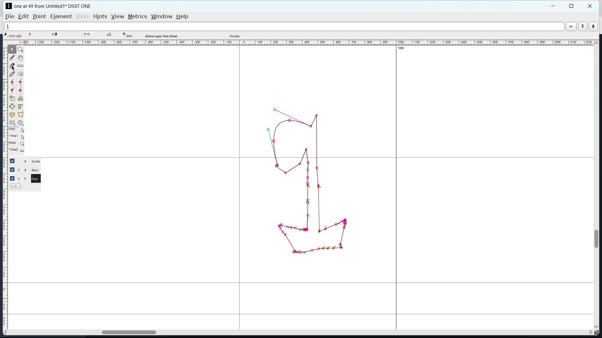  I want to click on measurendistance, angle between points, so click(22, 65).